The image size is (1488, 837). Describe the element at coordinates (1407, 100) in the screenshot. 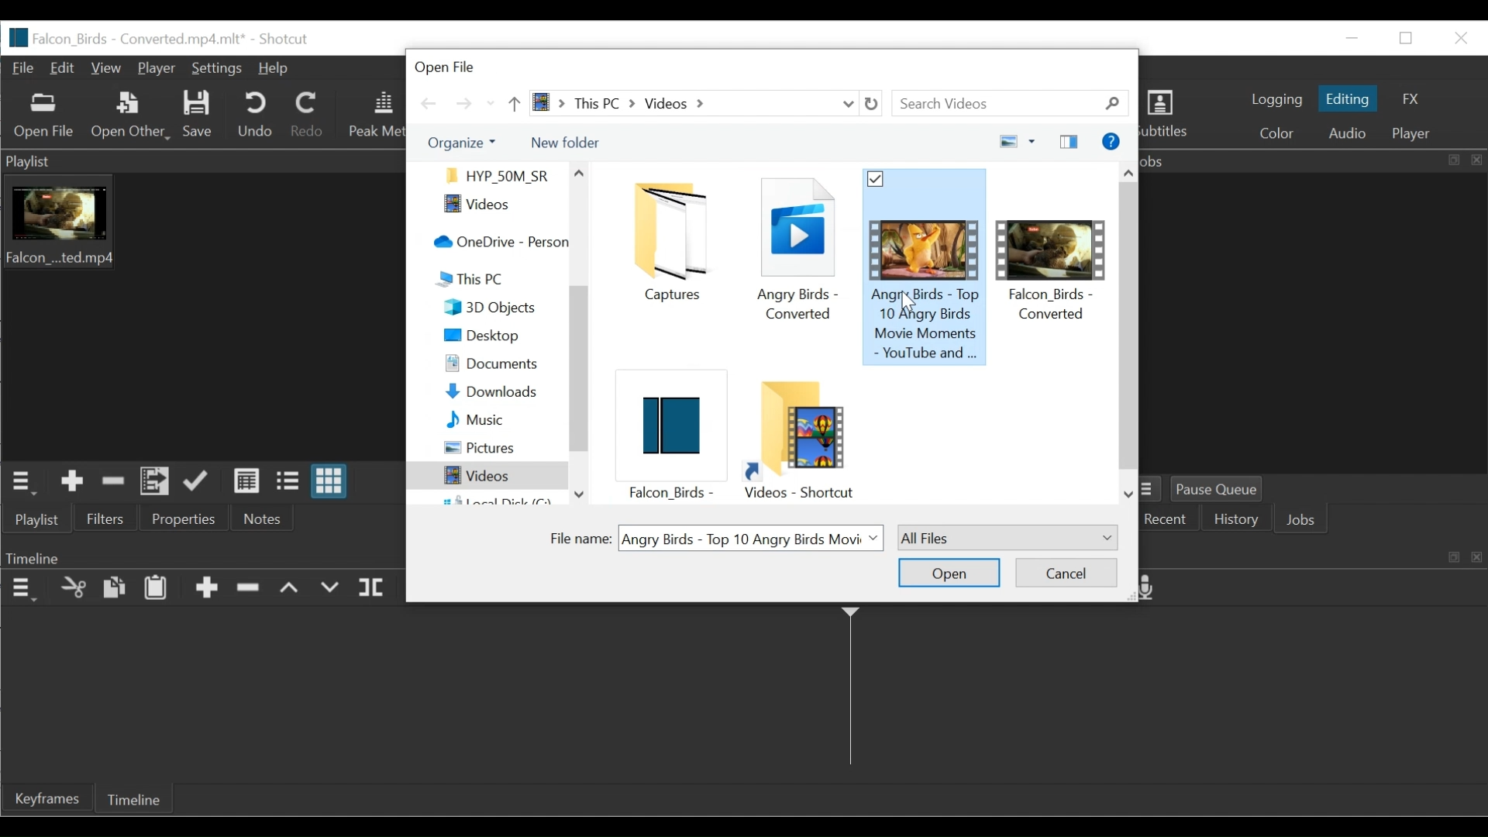

I see `FX` at that location.